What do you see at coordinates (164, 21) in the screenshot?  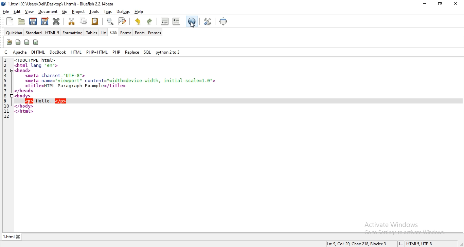 I see `unindent` at bounding box center [164, 21].